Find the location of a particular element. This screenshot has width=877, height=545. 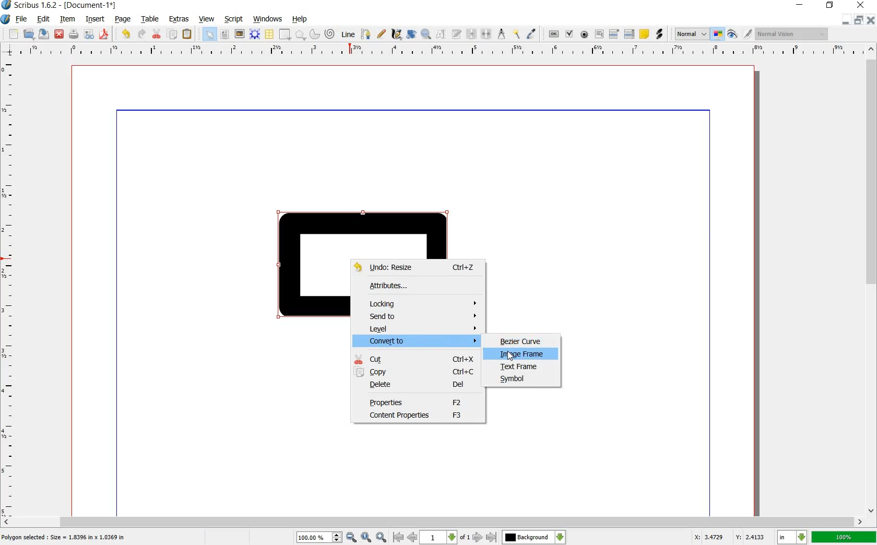

edit contents of frame is located at coordinates (441, 35).